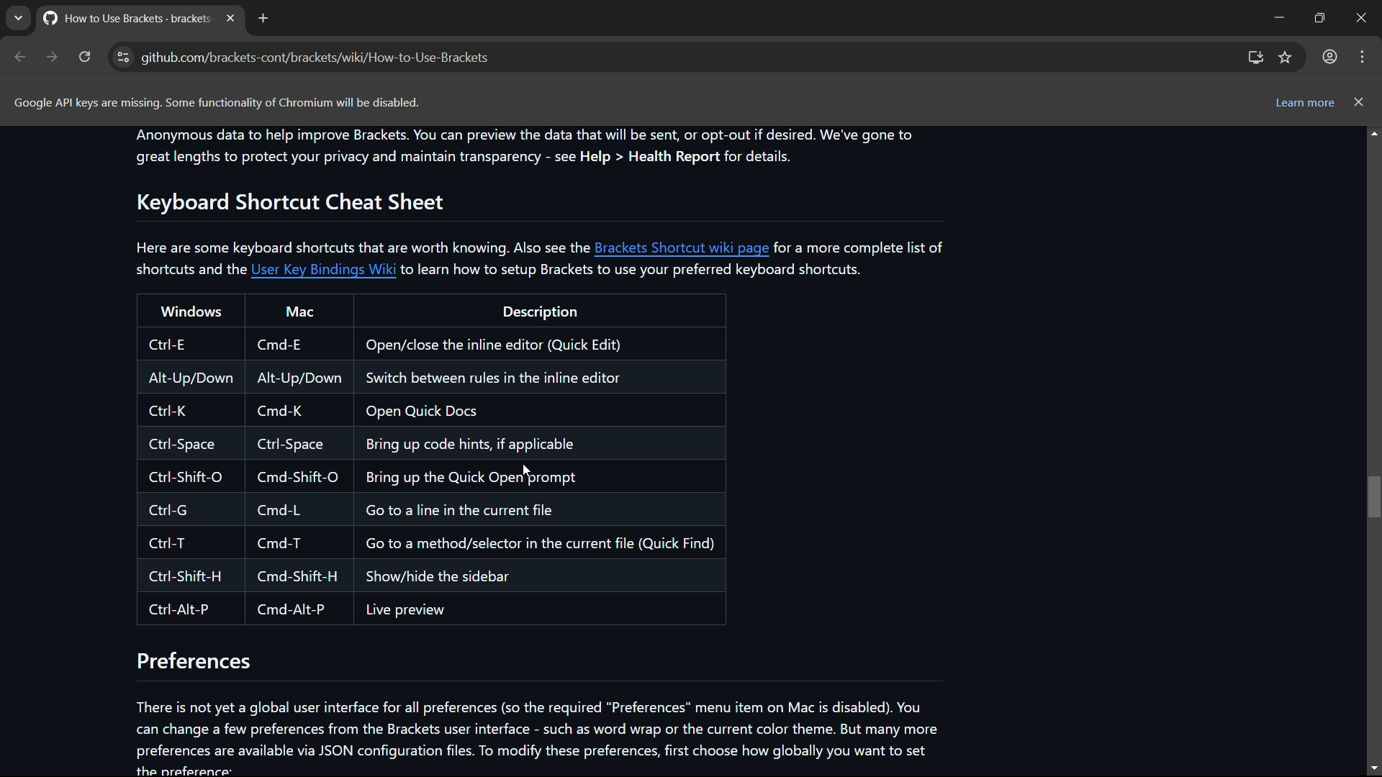  Describe the element at coordinates (527, 147) in the screenshot. I see `Anonymous data to help improve Brackets. You can preview the data that will be sent, or opt-out if desired. We've gone to
great lengths to protect your privacy and maintain transparency - see Help > Health Report for details.` at that location.